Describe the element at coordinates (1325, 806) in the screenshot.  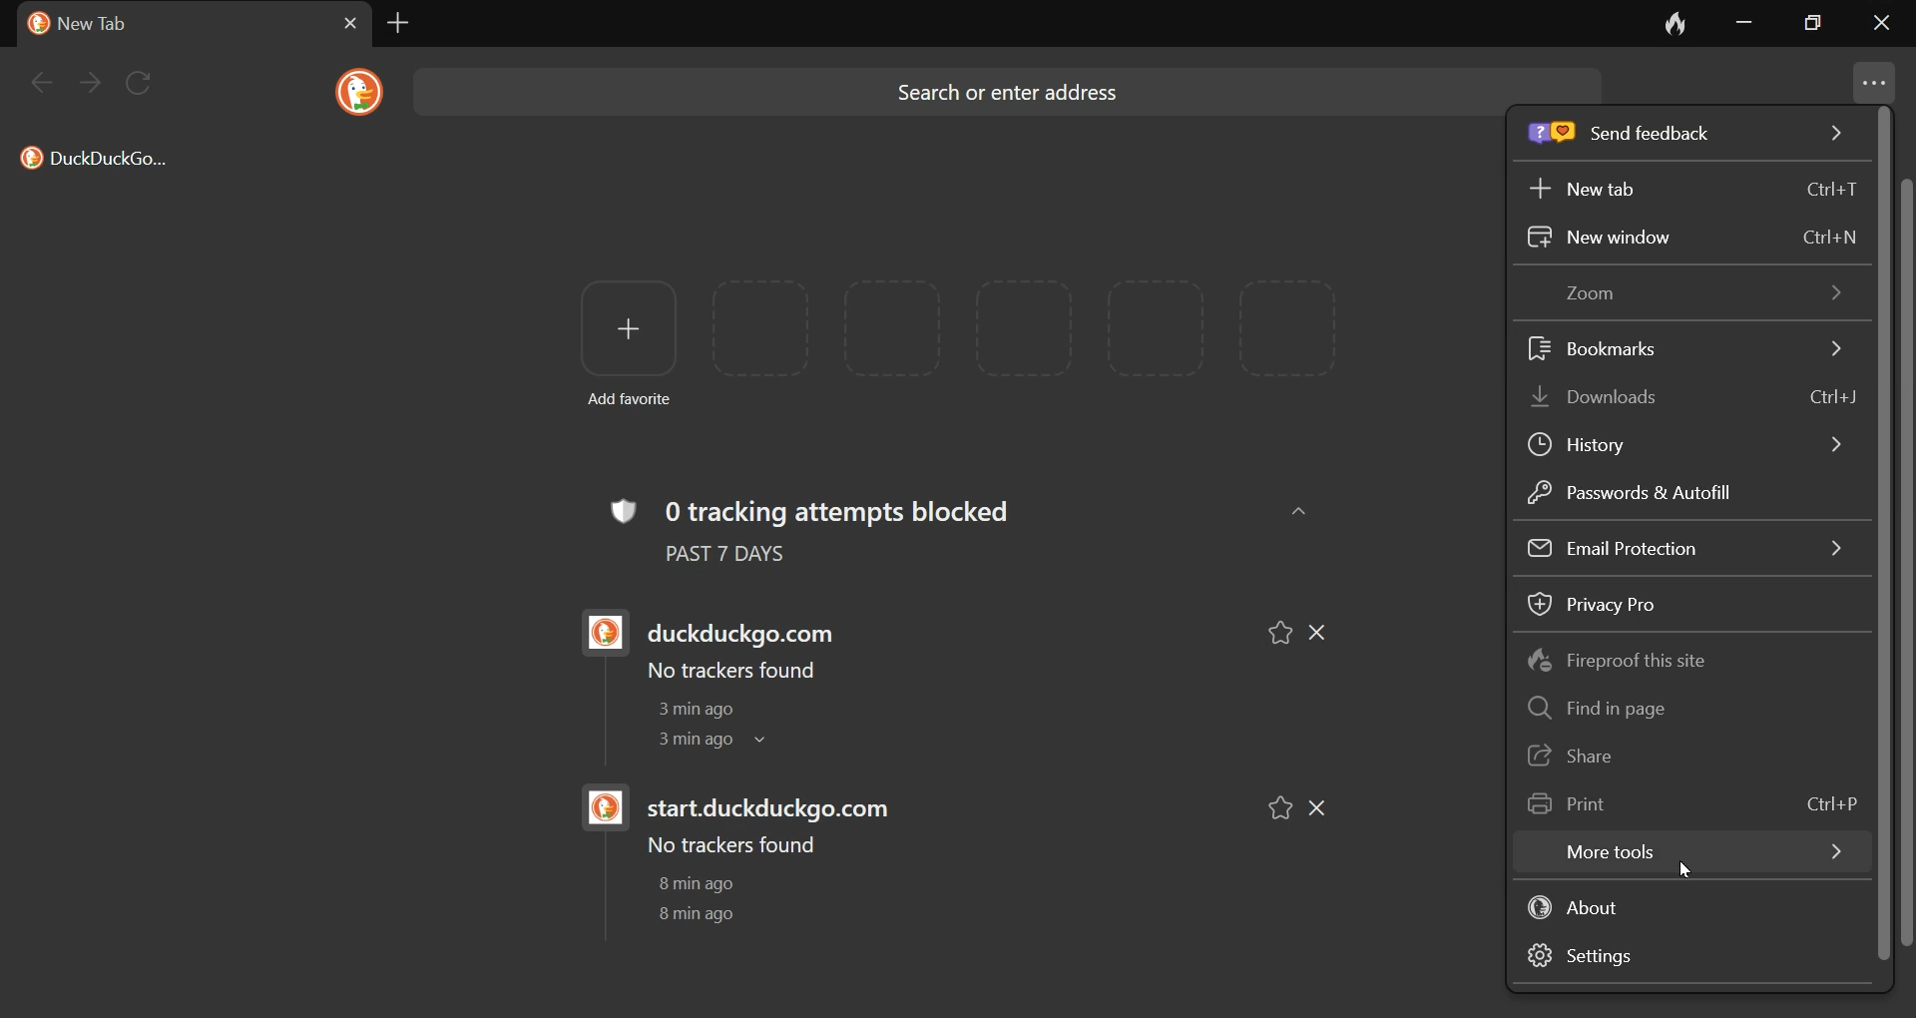
I see `cancel` at that location.